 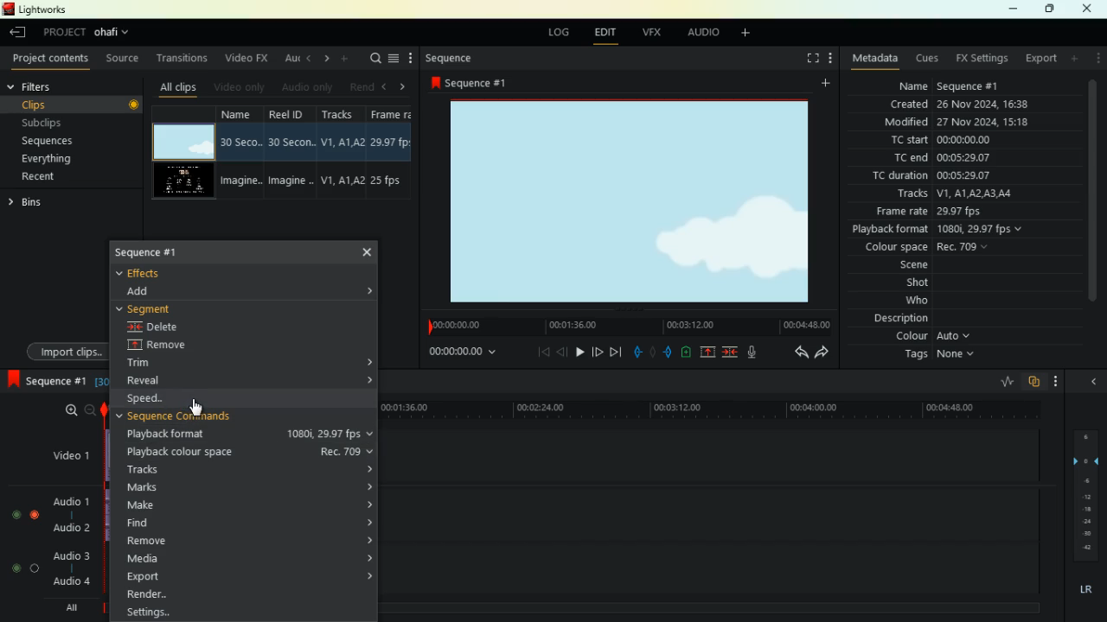 I want to click on overlap, so click(x=1033, y=382).